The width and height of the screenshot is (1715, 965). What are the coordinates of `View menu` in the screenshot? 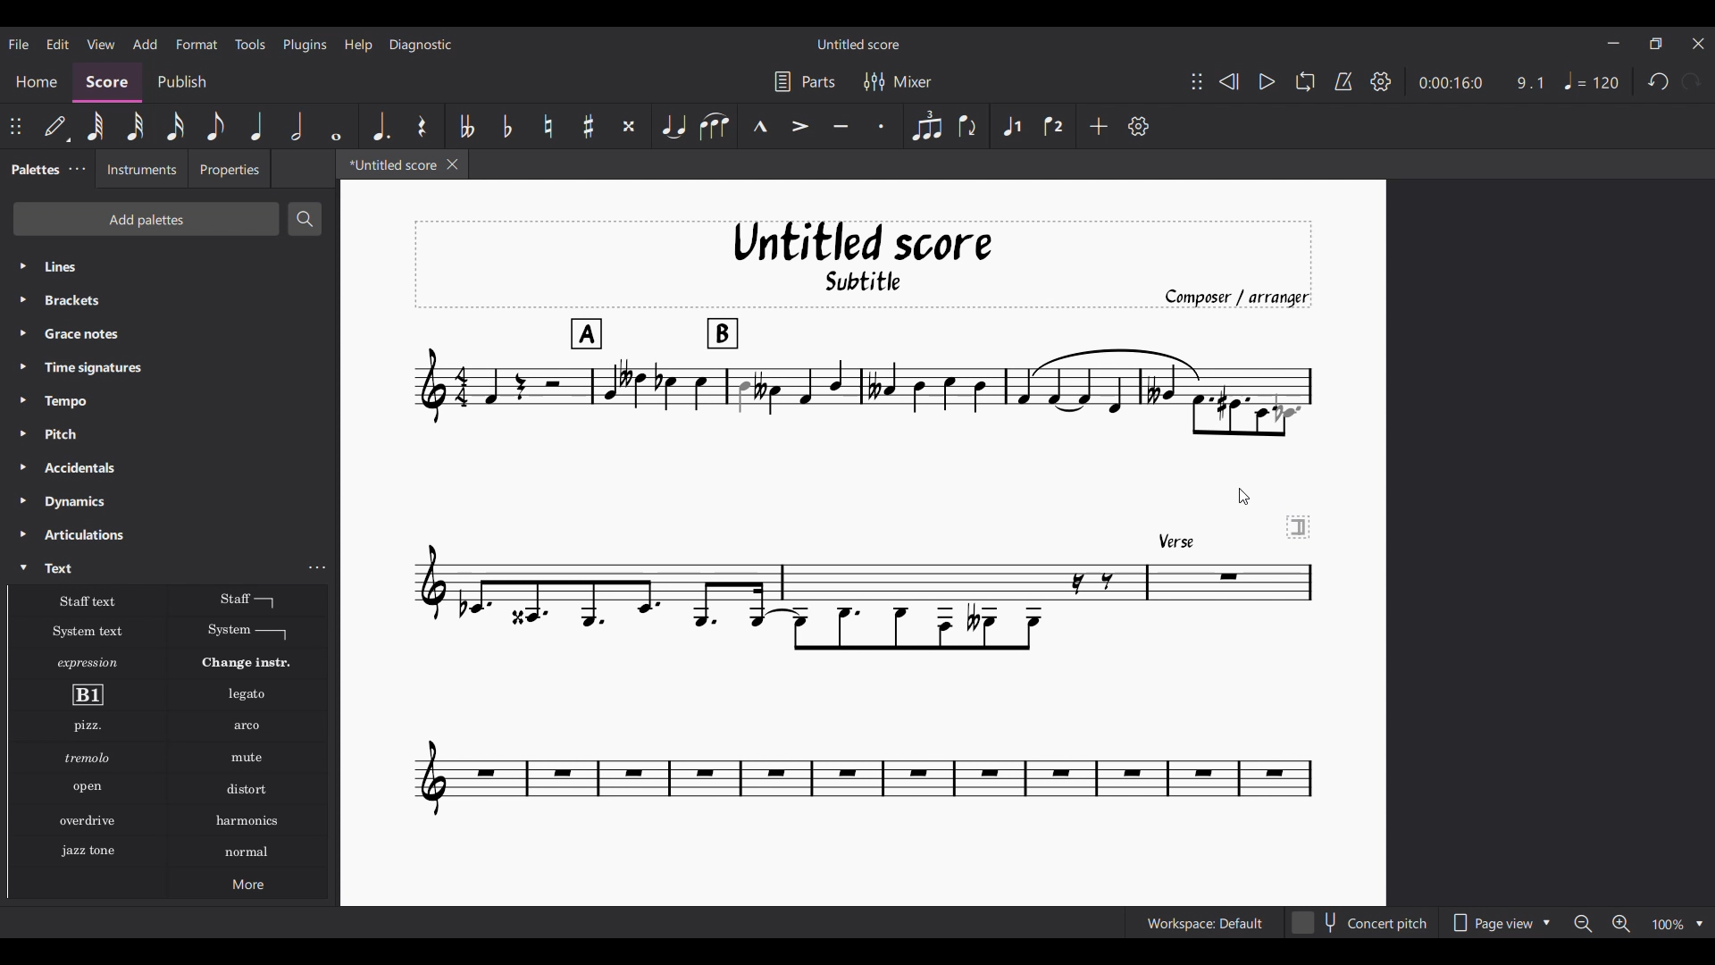 It's located at (101, 45).